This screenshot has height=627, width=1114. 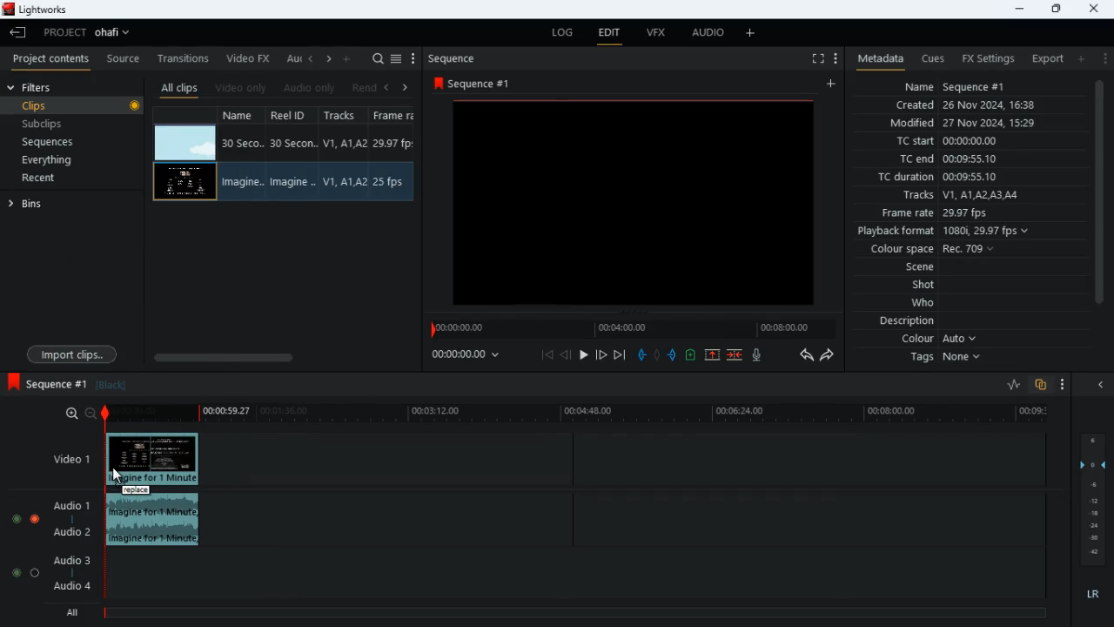 What do you see at coordinates (1096, 499) in the screenshot?
I see `layers` at bounding box center [1096, 499].